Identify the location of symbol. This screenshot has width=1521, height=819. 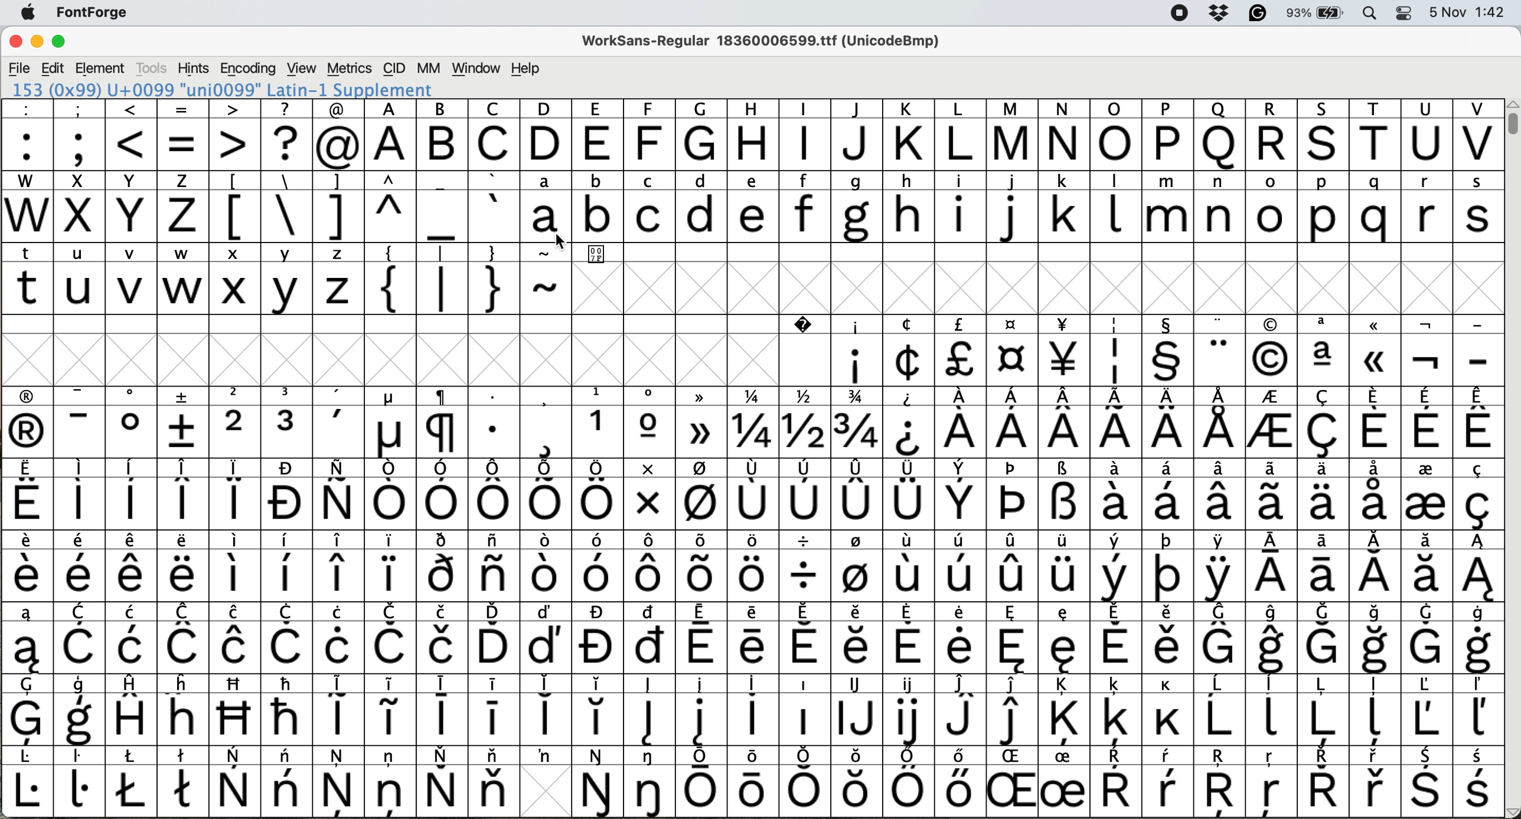
(1272, 708).